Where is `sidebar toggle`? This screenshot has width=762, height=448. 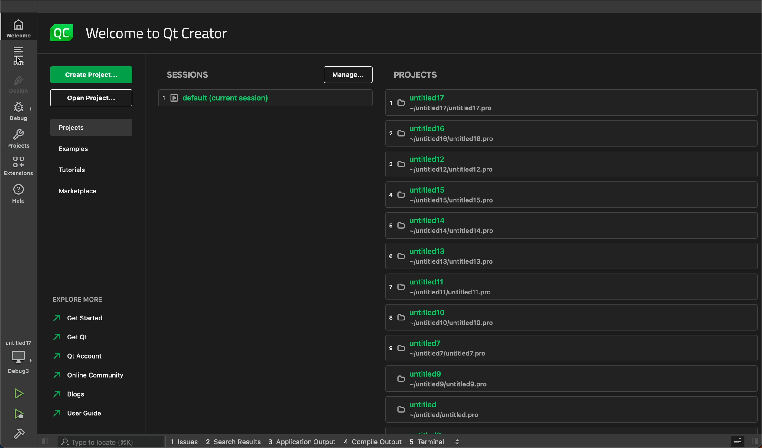
sidebar toggle is located at coordinates (744, 442).